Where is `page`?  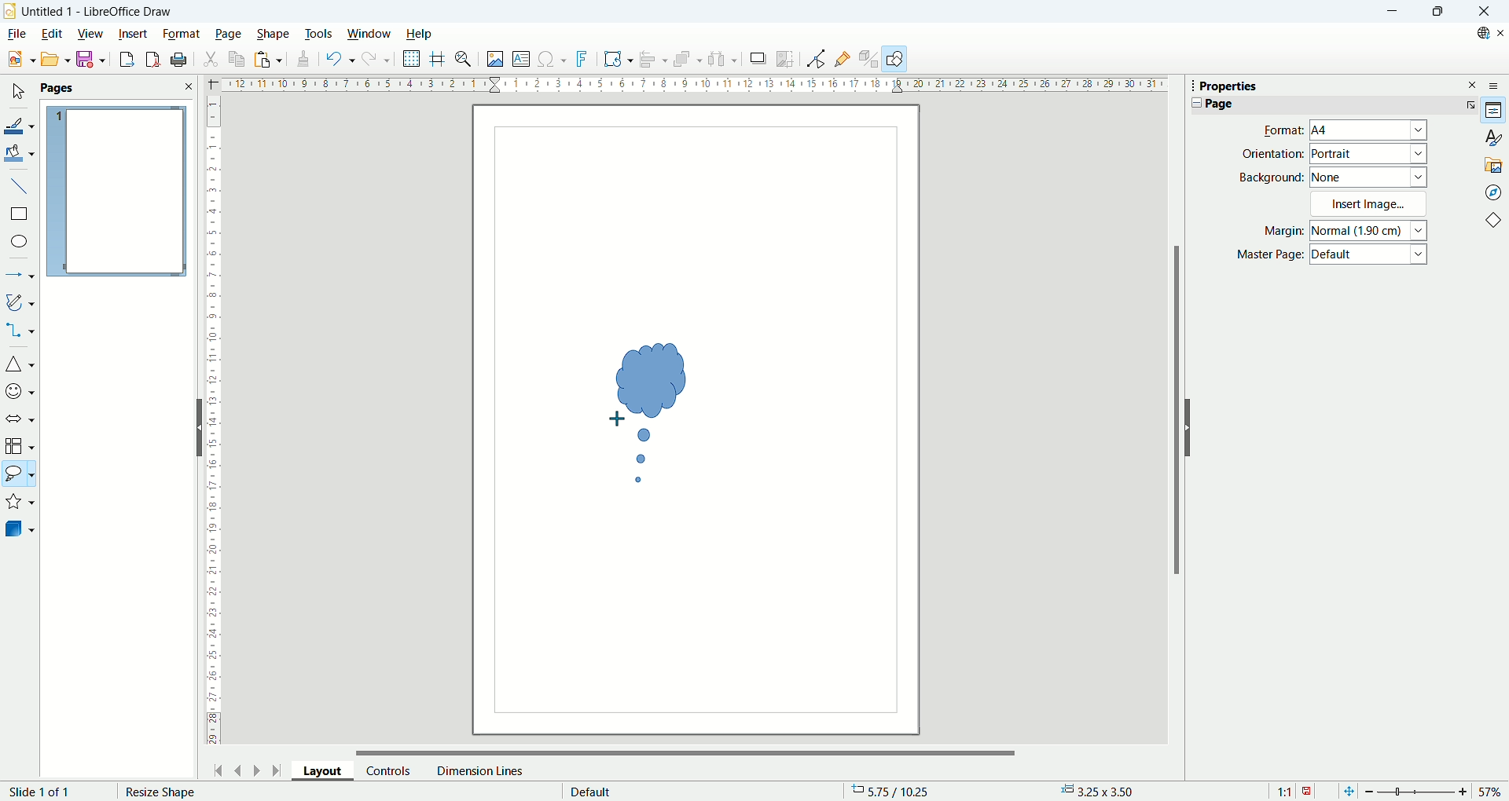 page is located at coordinates (116, 192).